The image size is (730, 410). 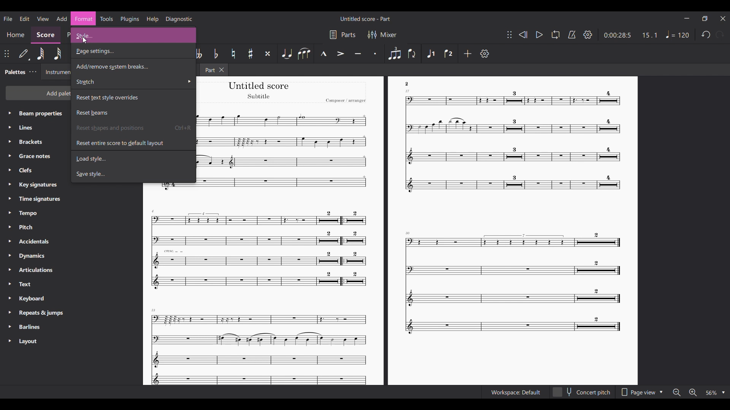 What do you see at coordinates (34, 241) in the screenshot?
I see `Accidentals` at bounding box center [34, 241].